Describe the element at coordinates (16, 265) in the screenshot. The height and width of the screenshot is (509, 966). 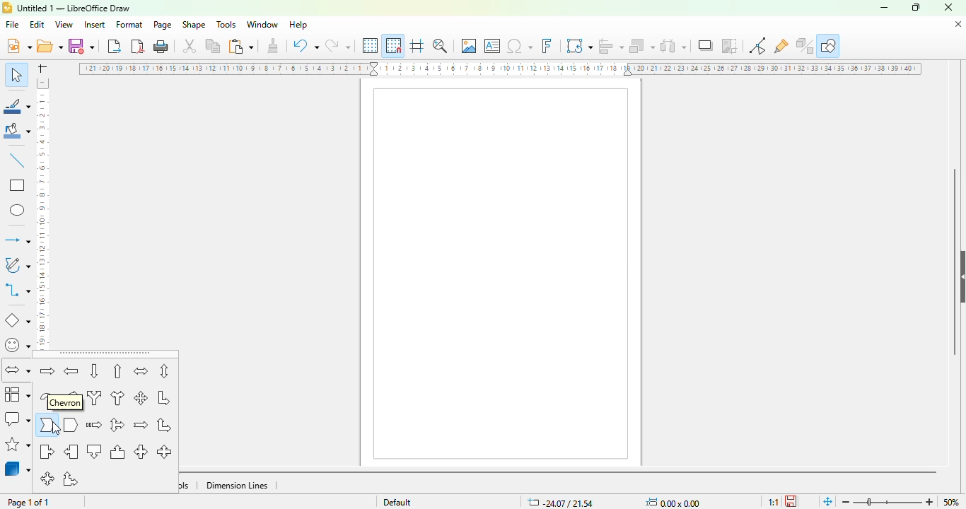
I see `curves and polygons` at that location.